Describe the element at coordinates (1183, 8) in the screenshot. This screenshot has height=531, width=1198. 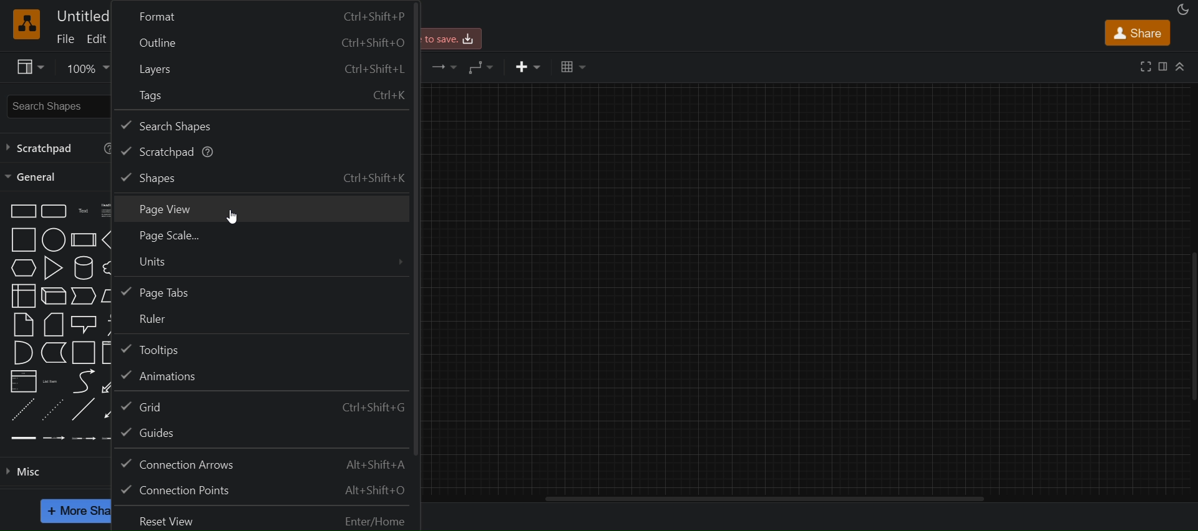
I see `appearance` at that location.